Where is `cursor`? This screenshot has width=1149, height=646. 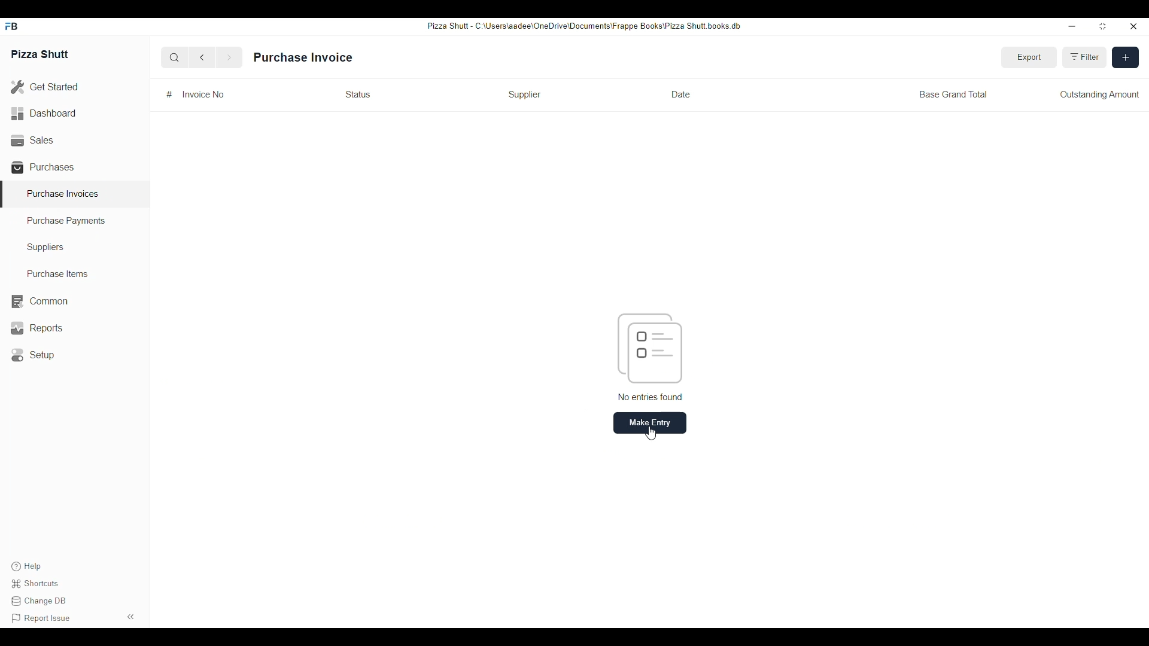 cursor is located at coordinates (653, 435).